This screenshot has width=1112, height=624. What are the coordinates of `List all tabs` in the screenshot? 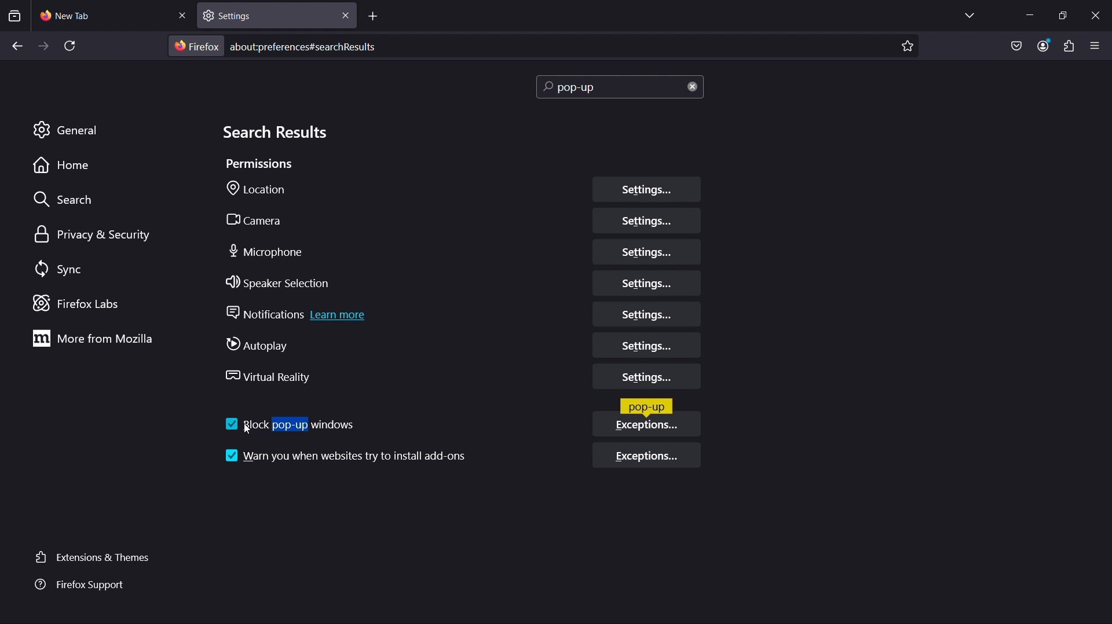 It's located at (965, 16).